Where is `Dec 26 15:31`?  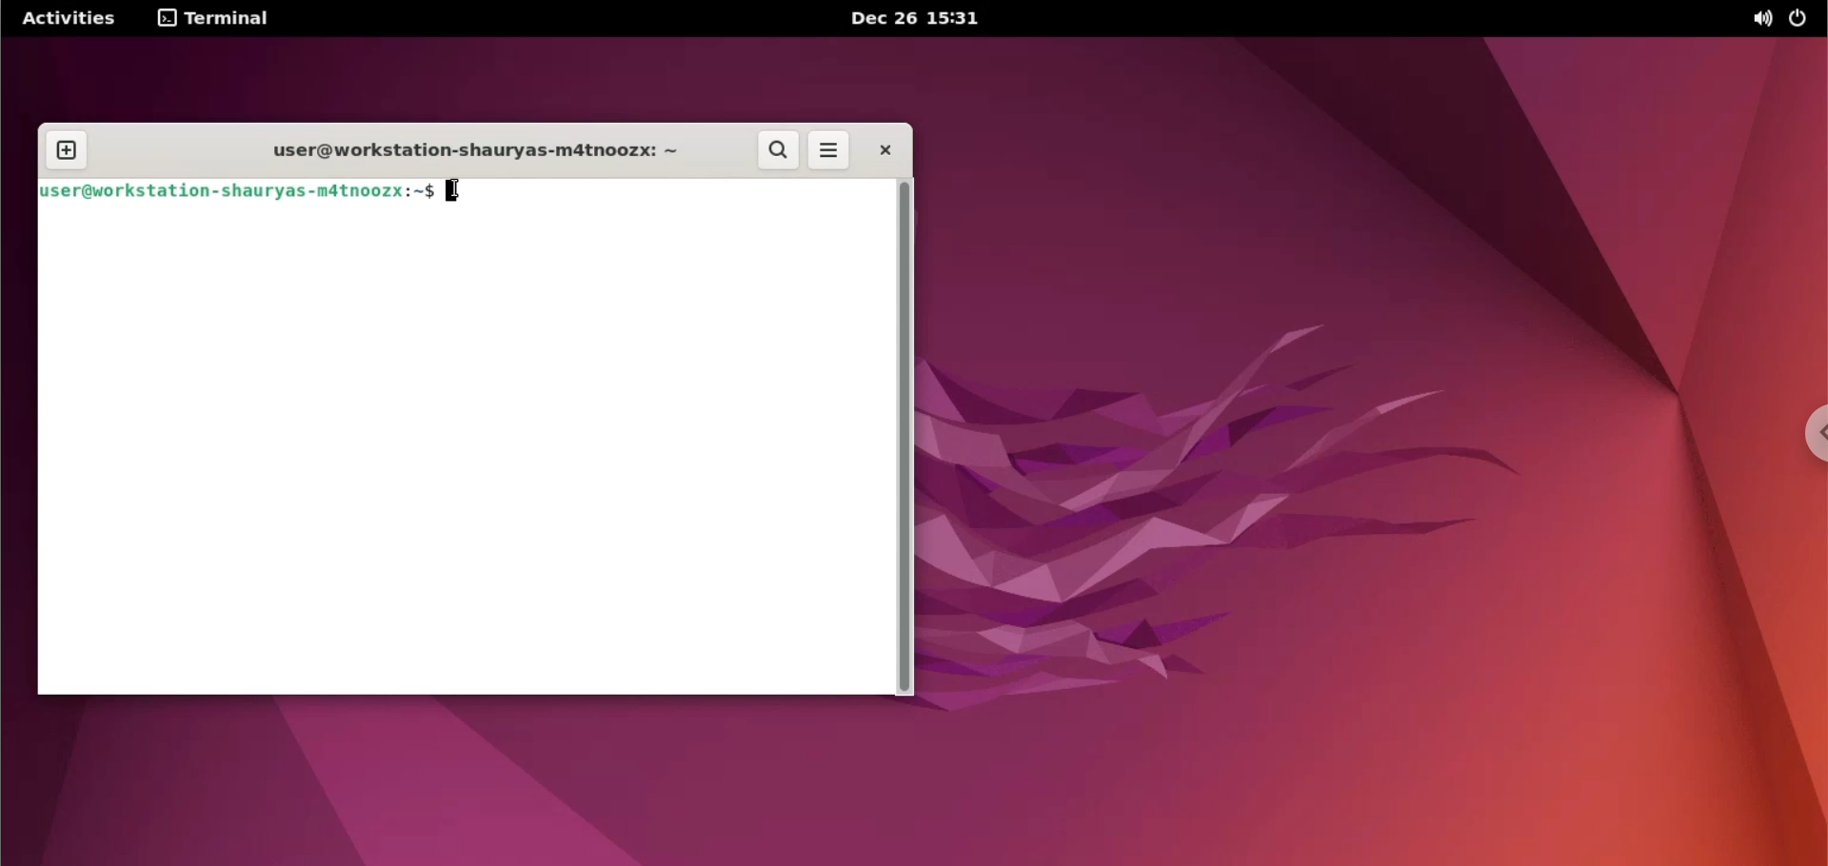
Dec 26 15:31 is located at coordinates (912, 18).